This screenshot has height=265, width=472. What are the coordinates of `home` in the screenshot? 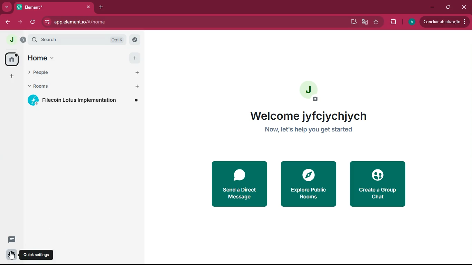 It's located at (67, 59).